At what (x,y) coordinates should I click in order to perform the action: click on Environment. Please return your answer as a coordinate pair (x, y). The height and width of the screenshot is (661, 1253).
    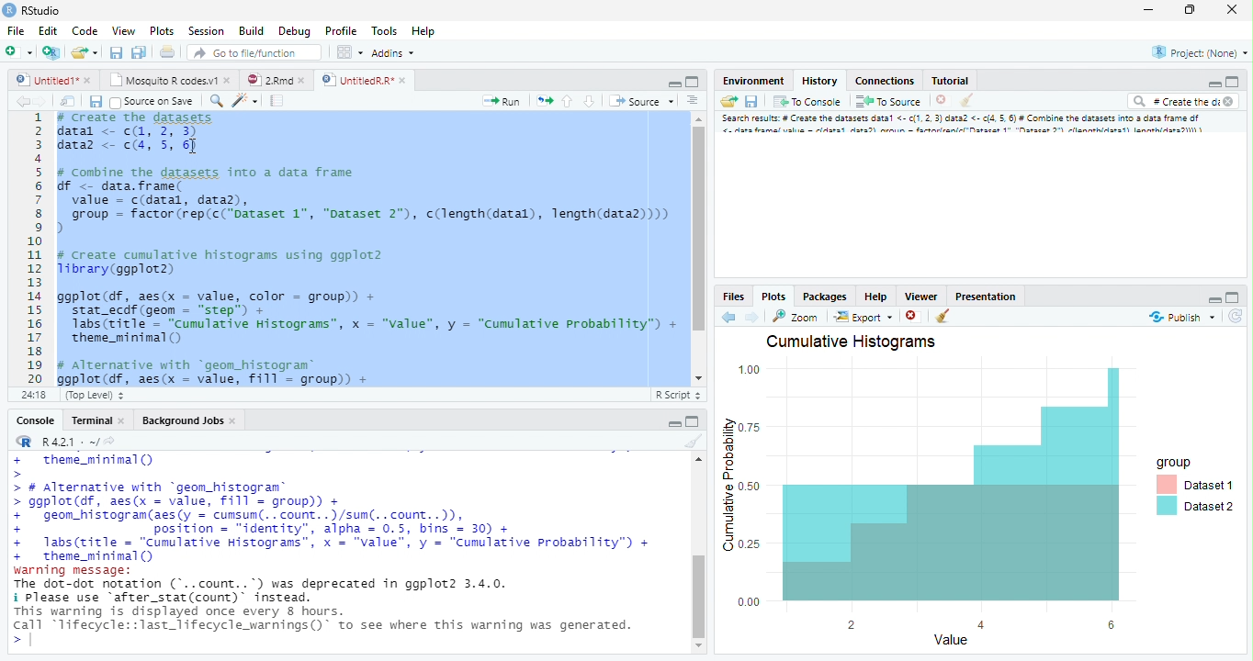
    Looking at the image, I should click on (752, 81).